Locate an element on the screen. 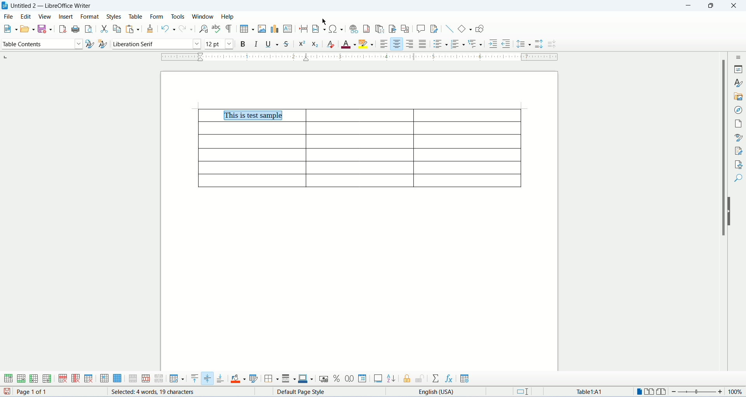  currency format is located at coordinates (324, 378).